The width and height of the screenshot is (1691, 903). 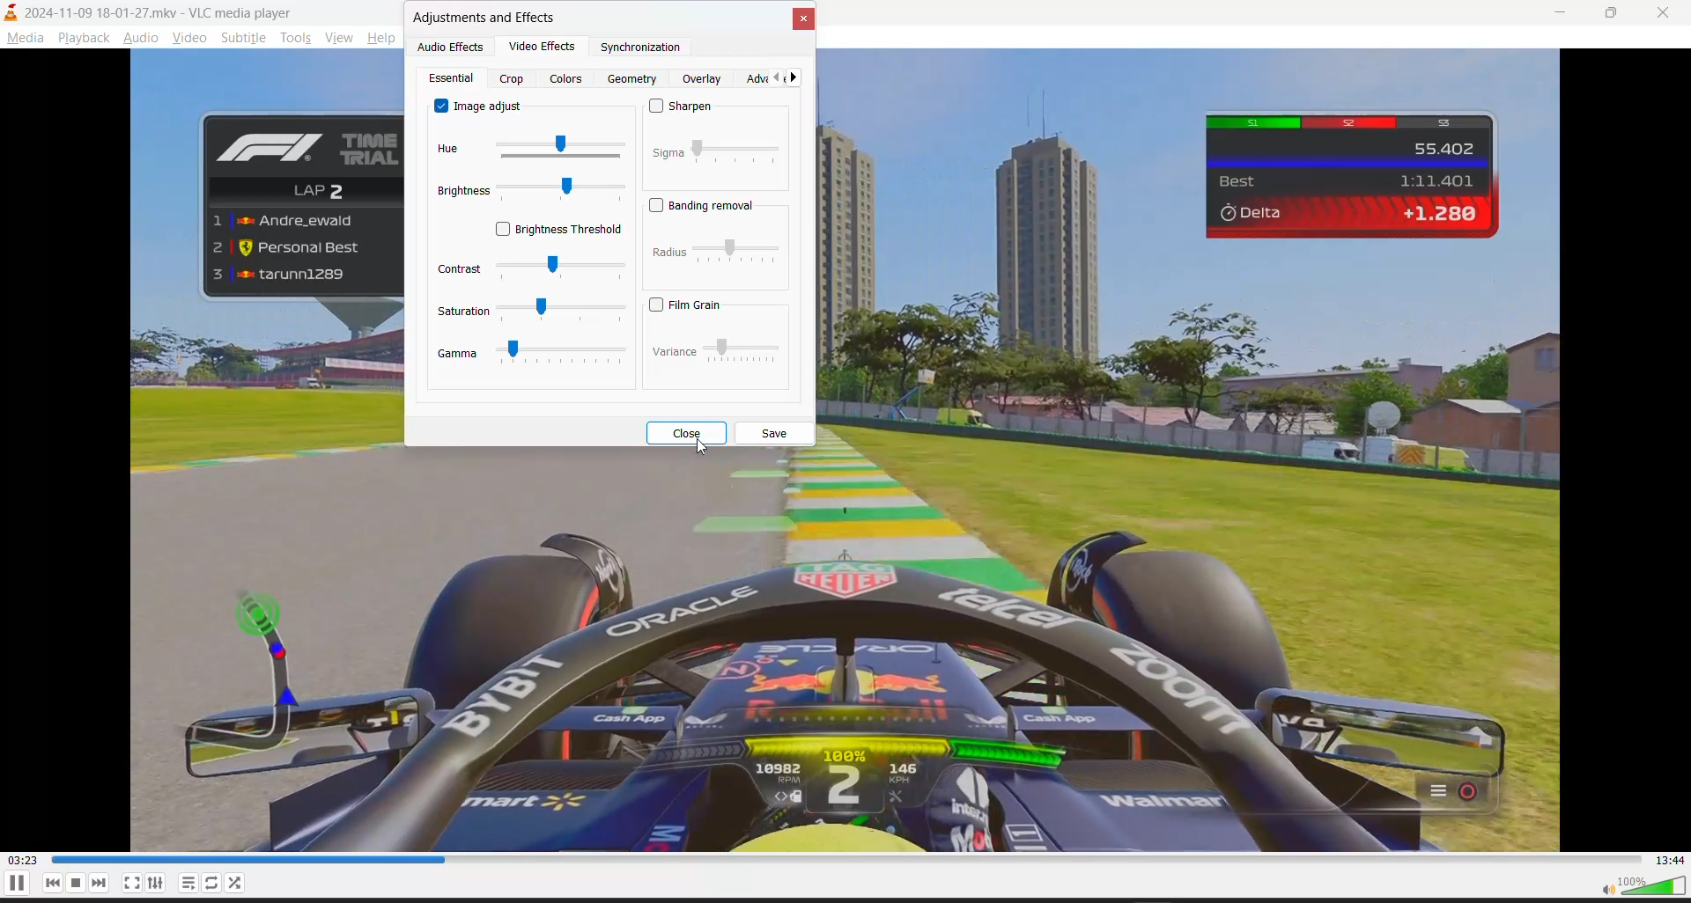 What do you see at coordinates (16, 883) in the screenshot?
I see `pause` at bounding box center [16, 883].